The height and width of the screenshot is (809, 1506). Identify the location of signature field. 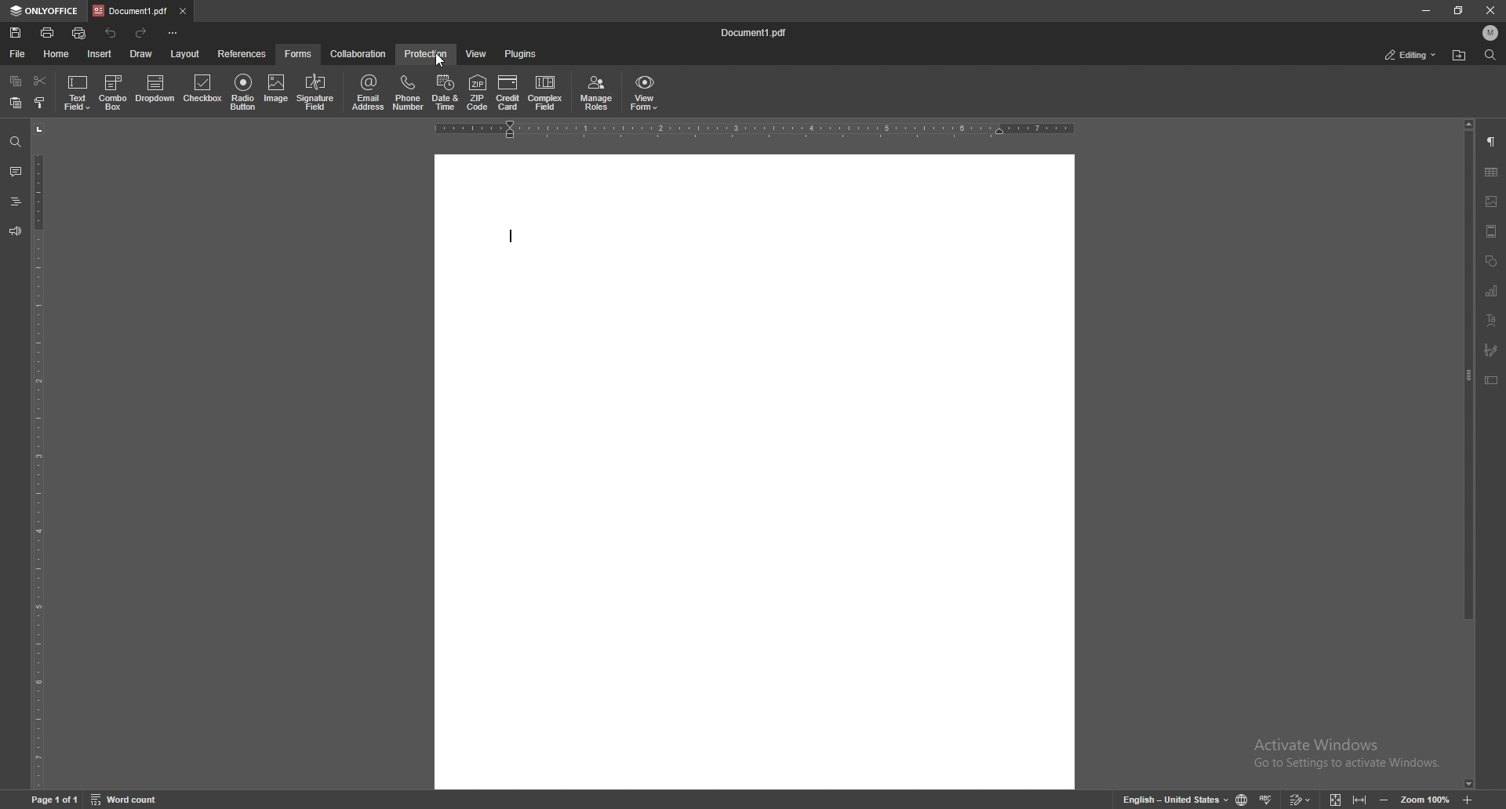
(1492, 349).